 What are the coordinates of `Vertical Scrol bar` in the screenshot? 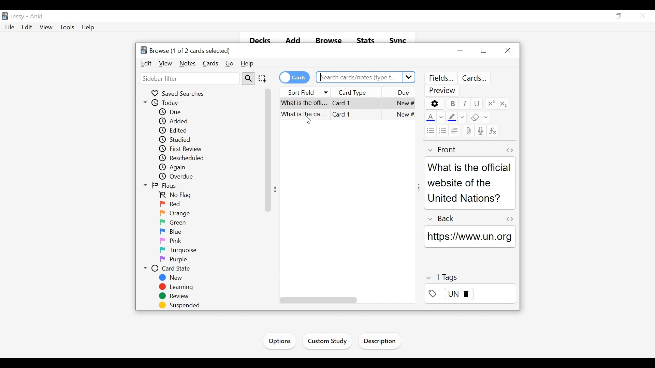 It's located at (268, 150).